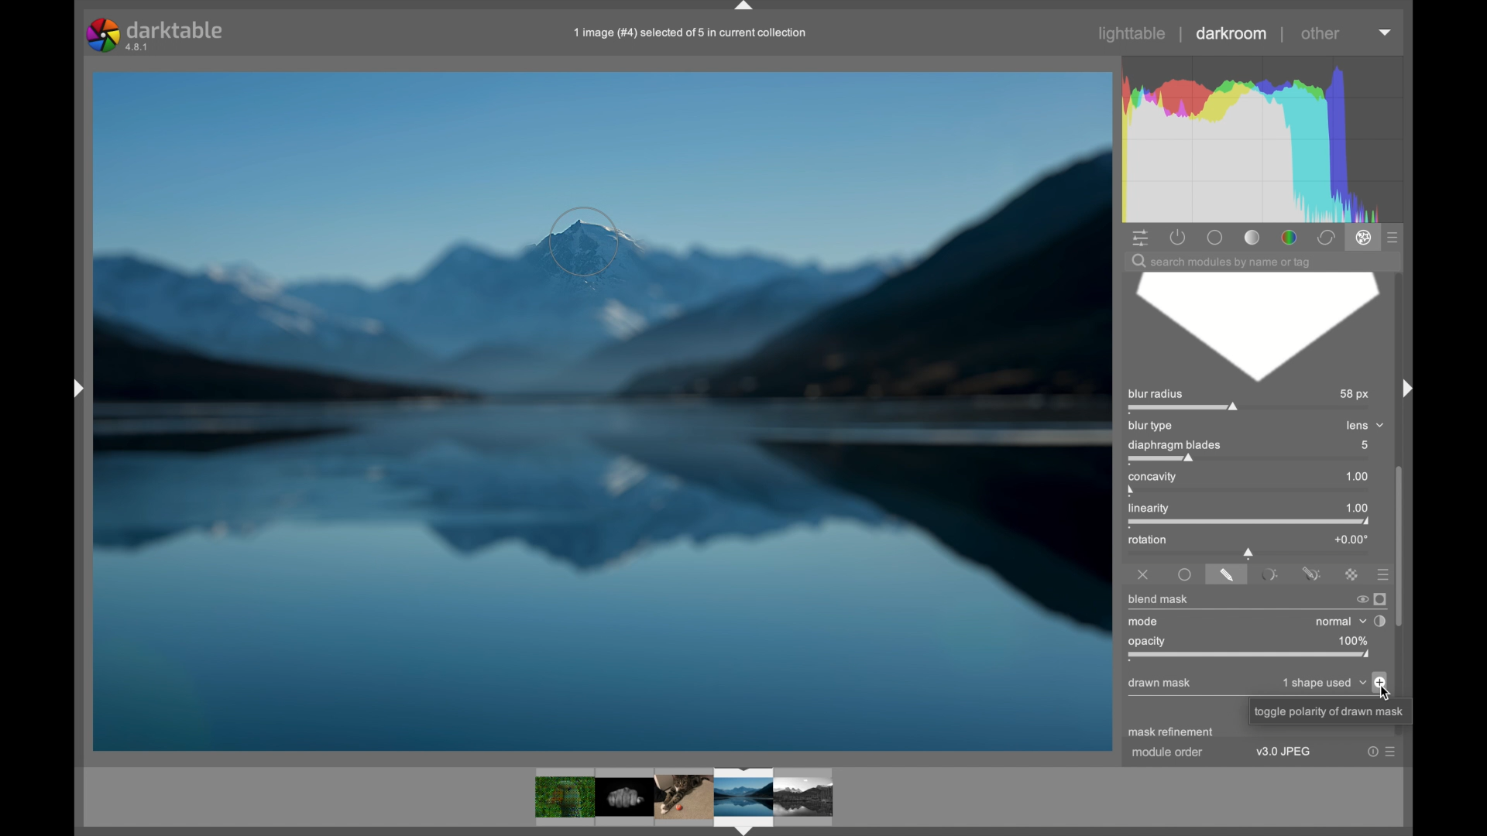  I want to click on toggle blending order, so click(1381, 621).